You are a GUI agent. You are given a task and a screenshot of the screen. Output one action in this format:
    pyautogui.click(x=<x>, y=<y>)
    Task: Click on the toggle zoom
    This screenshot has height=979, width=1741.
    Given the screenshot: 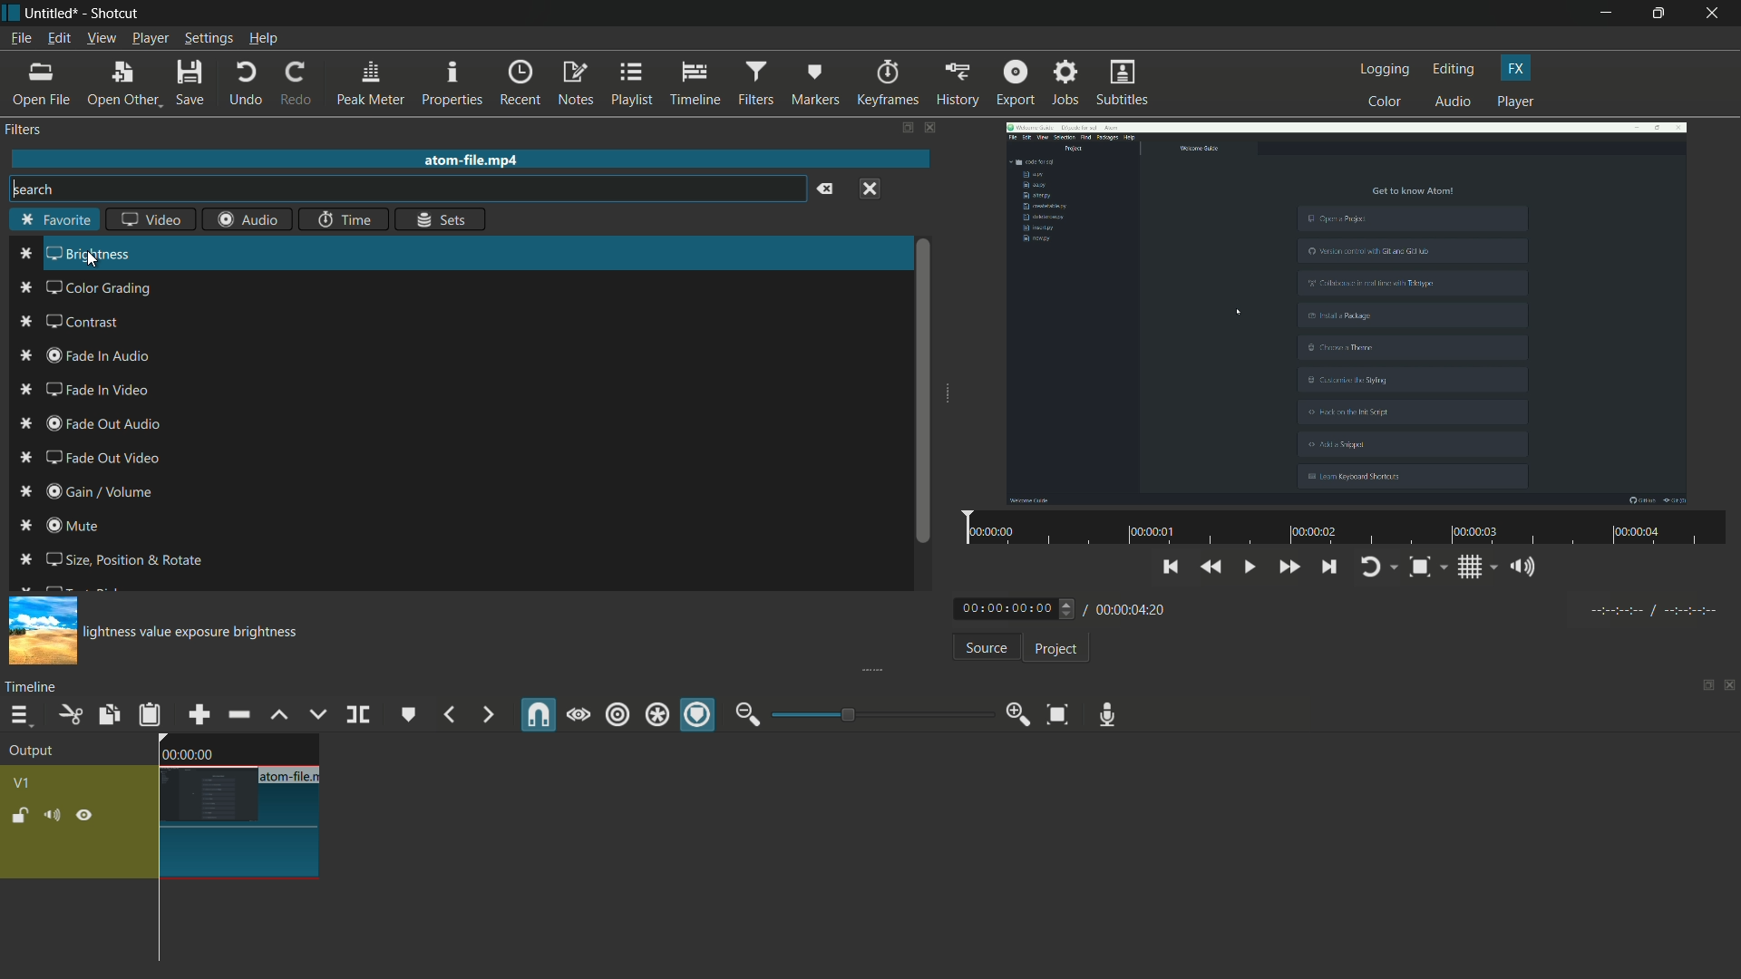 What is the action you would take?
    pyautogui.click(x=1426, y=568)
    